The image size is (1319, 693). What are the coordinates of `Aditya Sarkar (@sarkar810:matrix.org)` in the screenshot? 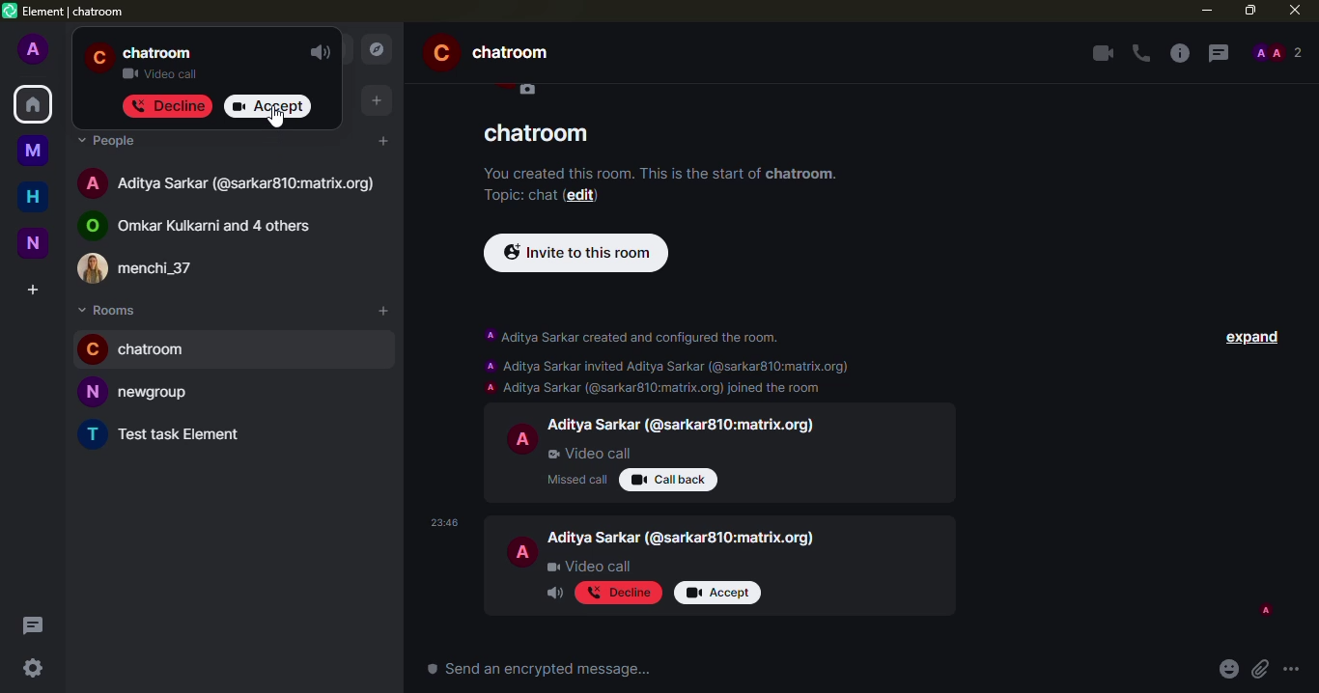 It's located at (683, 427).